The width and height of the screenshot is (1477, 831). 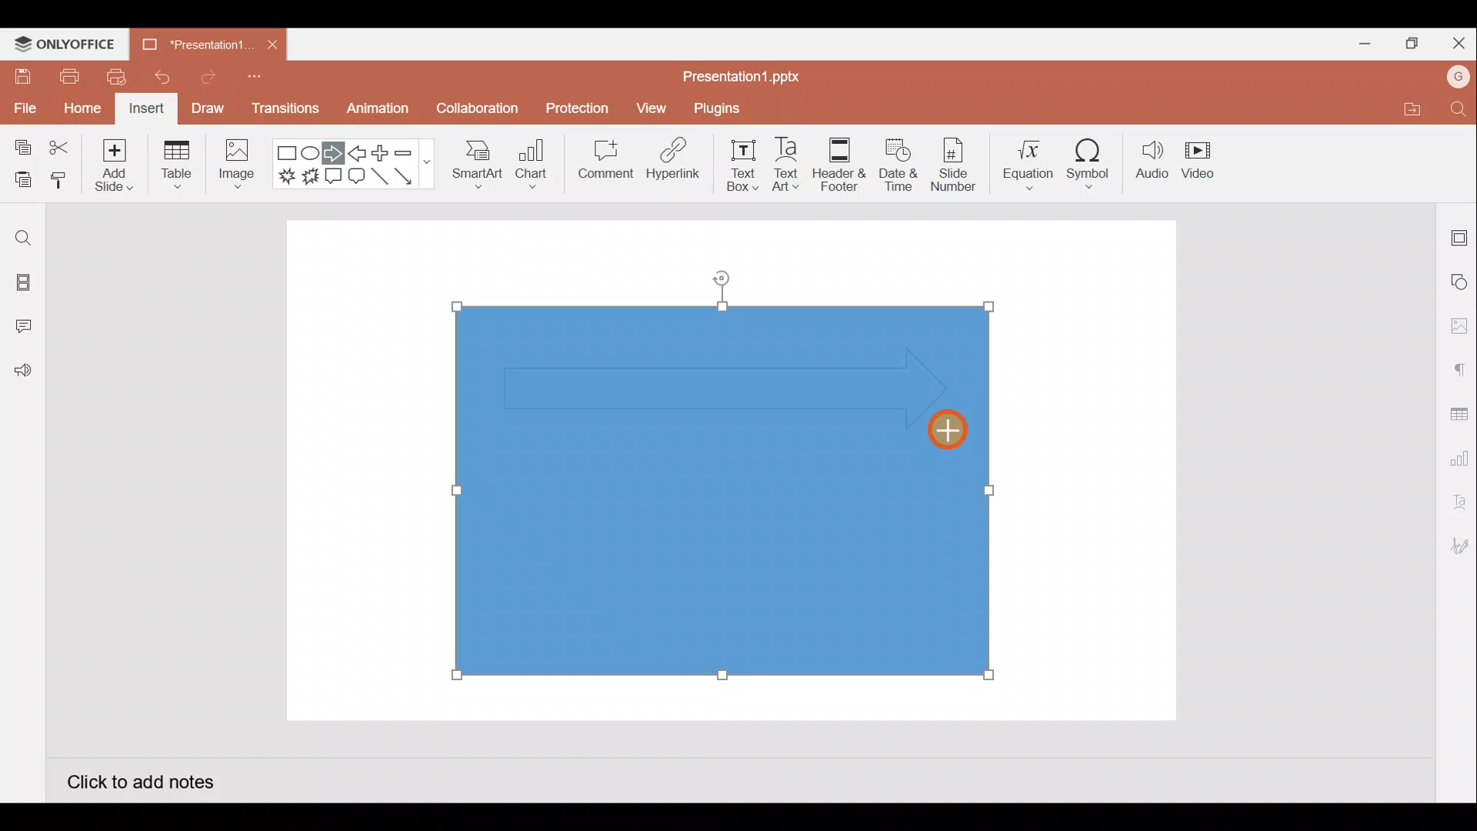 What do you see at coordinates (60, 149) in the screenshot?
I see `Cut` at bounding box center [60, 149].